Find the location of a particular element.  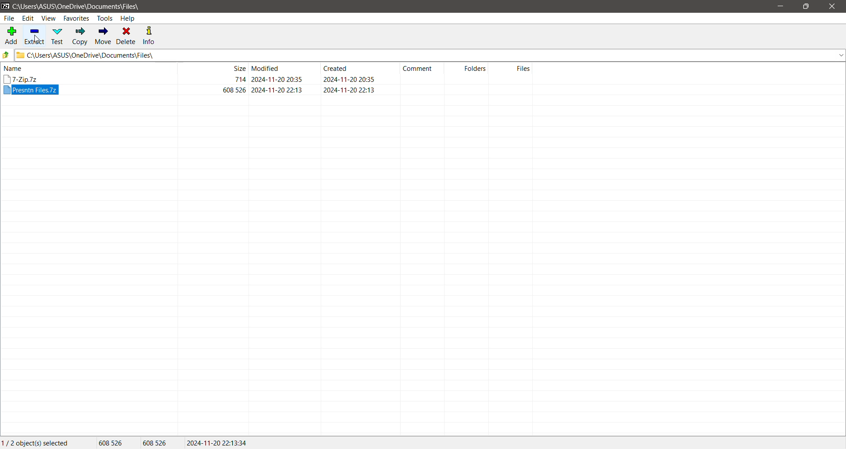

created date & time is located at coordinates (349, 89).